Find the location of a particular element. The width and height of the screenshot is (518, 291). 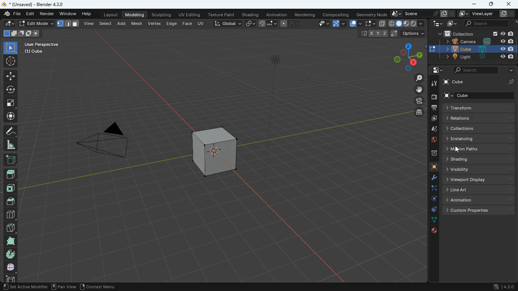

whole is located at coordinates (10, 241).